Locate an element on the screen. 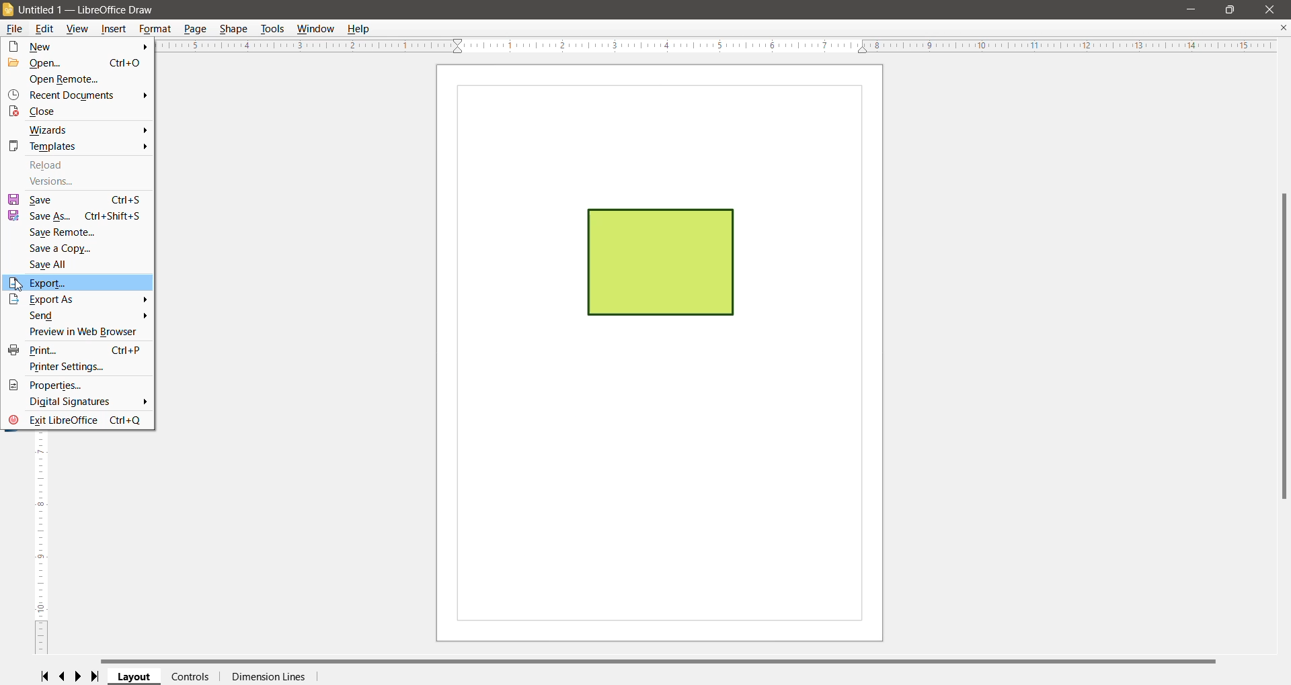 The width and height of the screenshot is (1291, 685). Print is located at coordinates (77, 350).